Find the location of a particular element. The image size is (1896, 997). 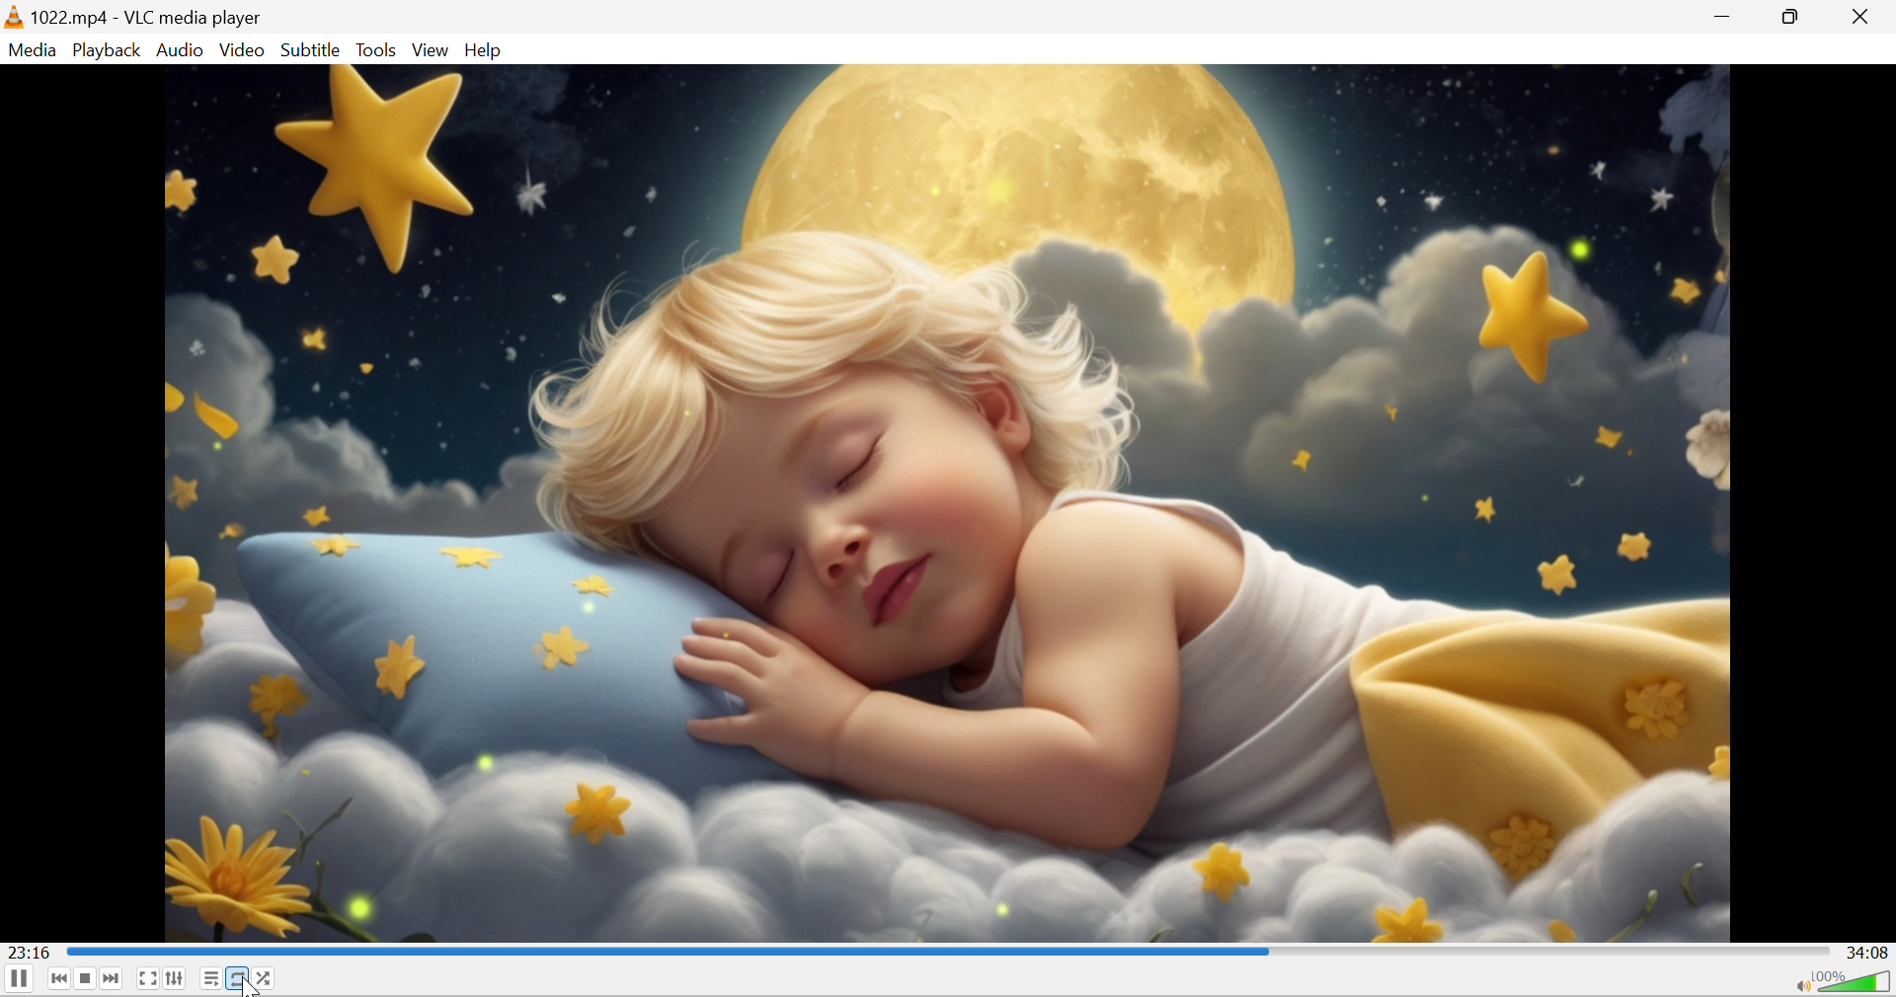

Help is located at coordinates (485, 52).